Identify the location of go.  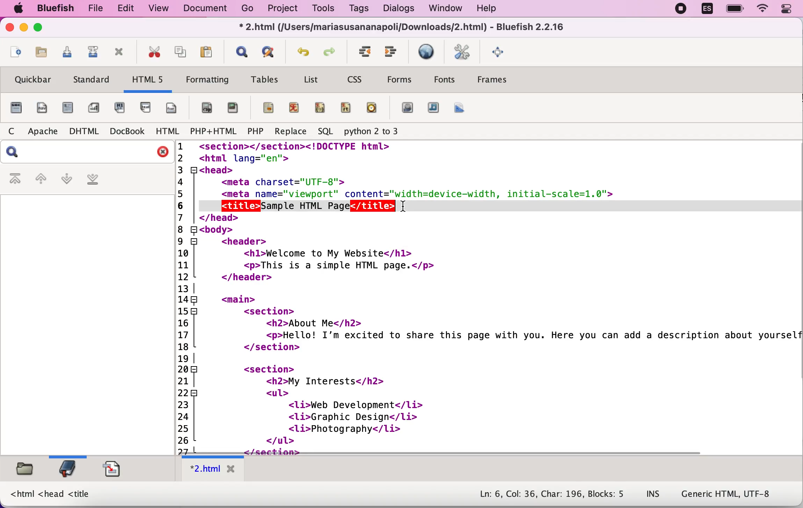
(248, 10).